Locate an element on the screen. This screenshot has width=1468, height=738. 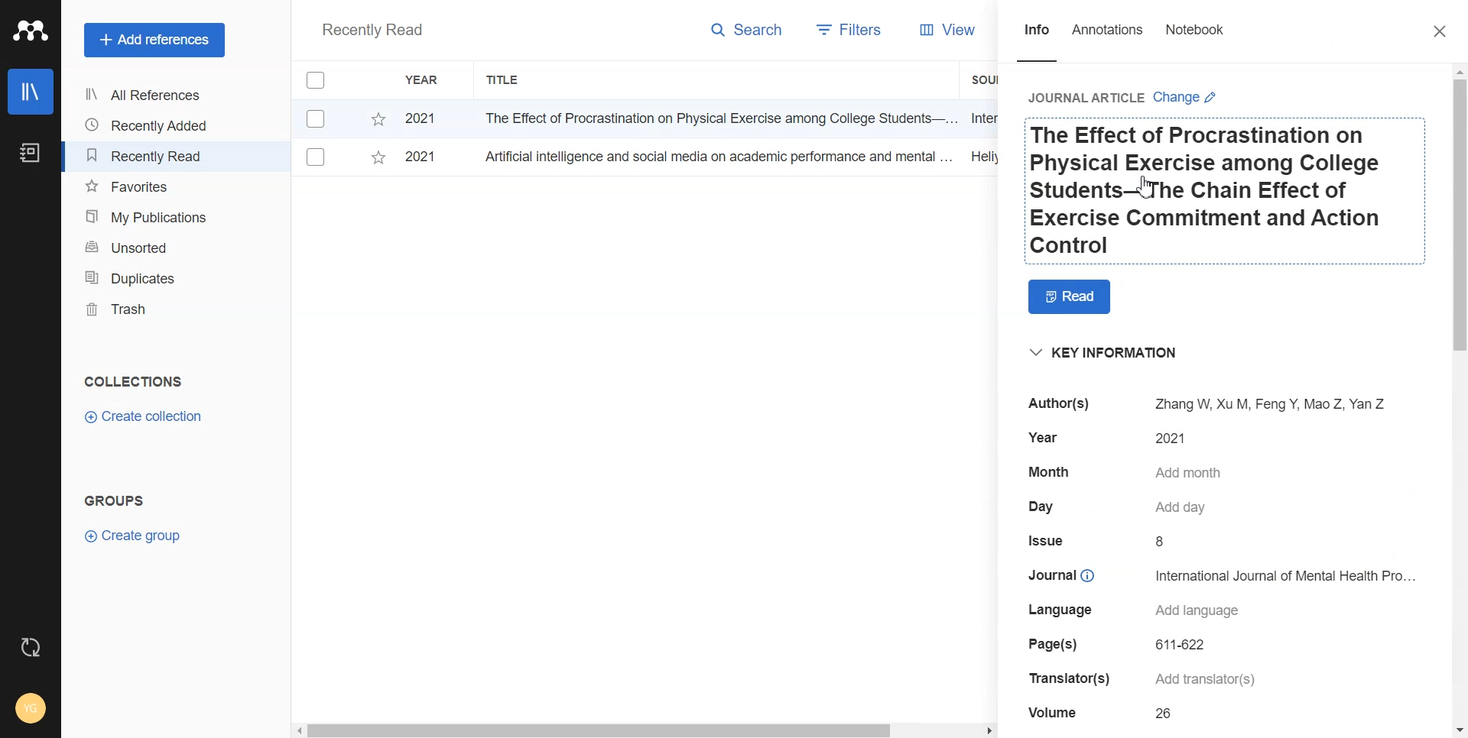
JOURNAL ARTICLE Change 2 is located at coordinates (1125, 96).